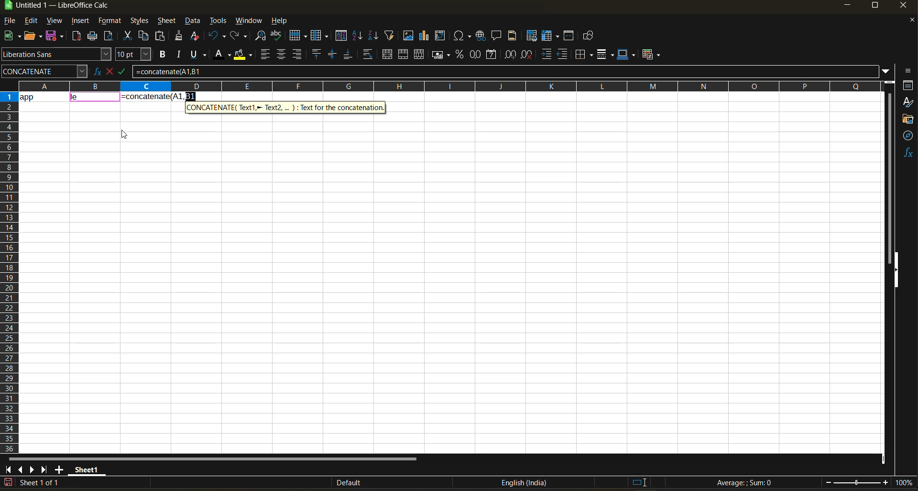  Describe the element at coordinates (129, 36) in the screenshot. I see `cut` at that location.